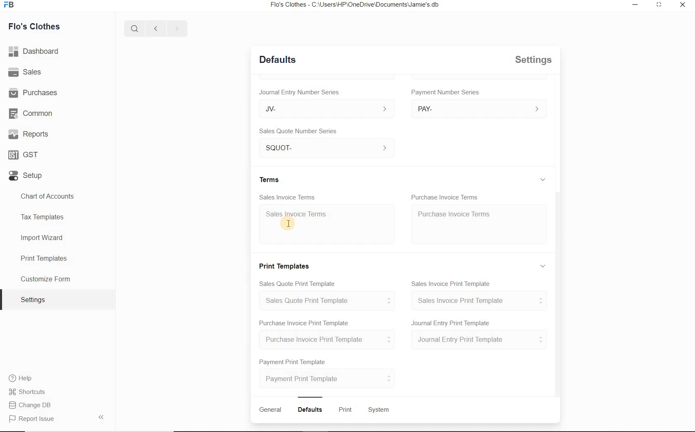 The height and width of the screenshot is (432, 695). What do you see at coordinates (479, 300) in the screenshot?
I see `Sales Invoice Print Template` at bounding box center [479, 300].